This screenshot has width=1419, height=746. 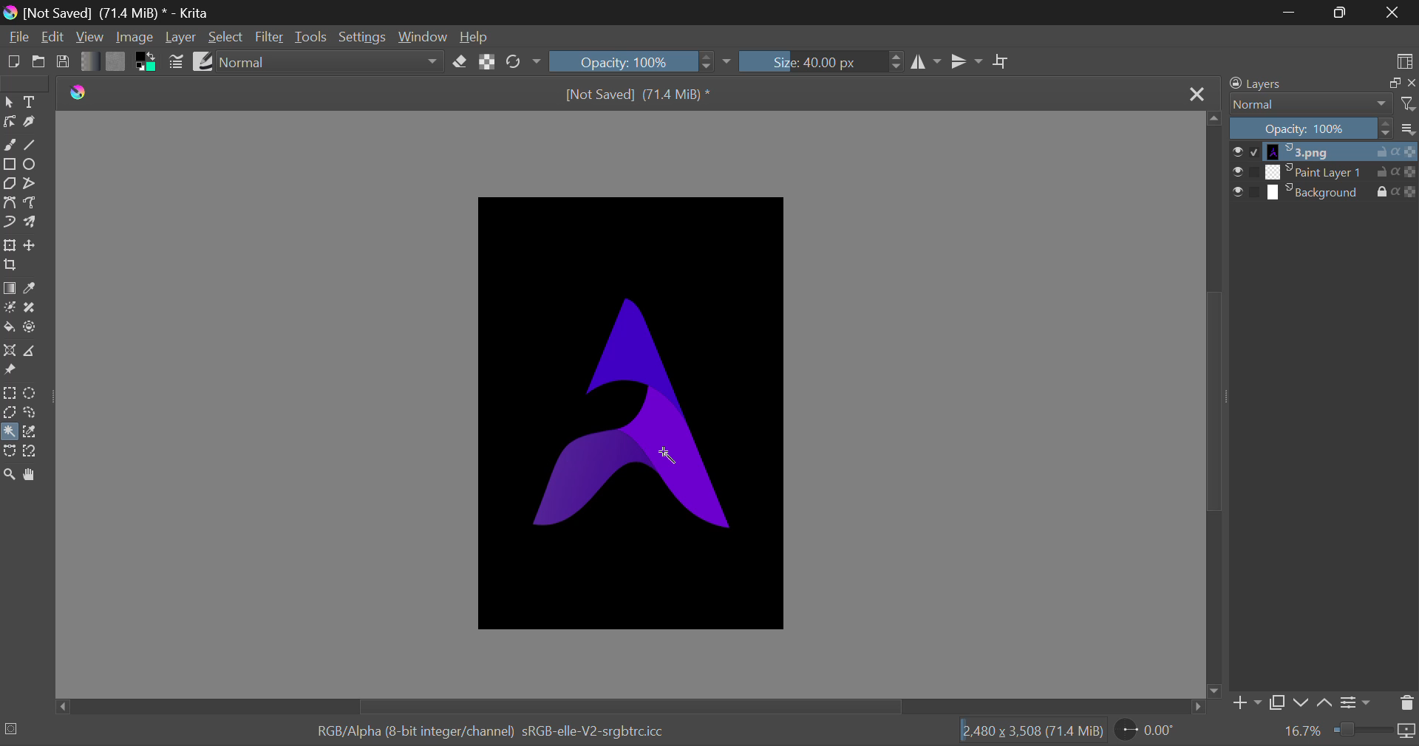 What do you see at coordinates (460, 62) in the screenshot?
I see `Erase` at bounding box center [460, 62].